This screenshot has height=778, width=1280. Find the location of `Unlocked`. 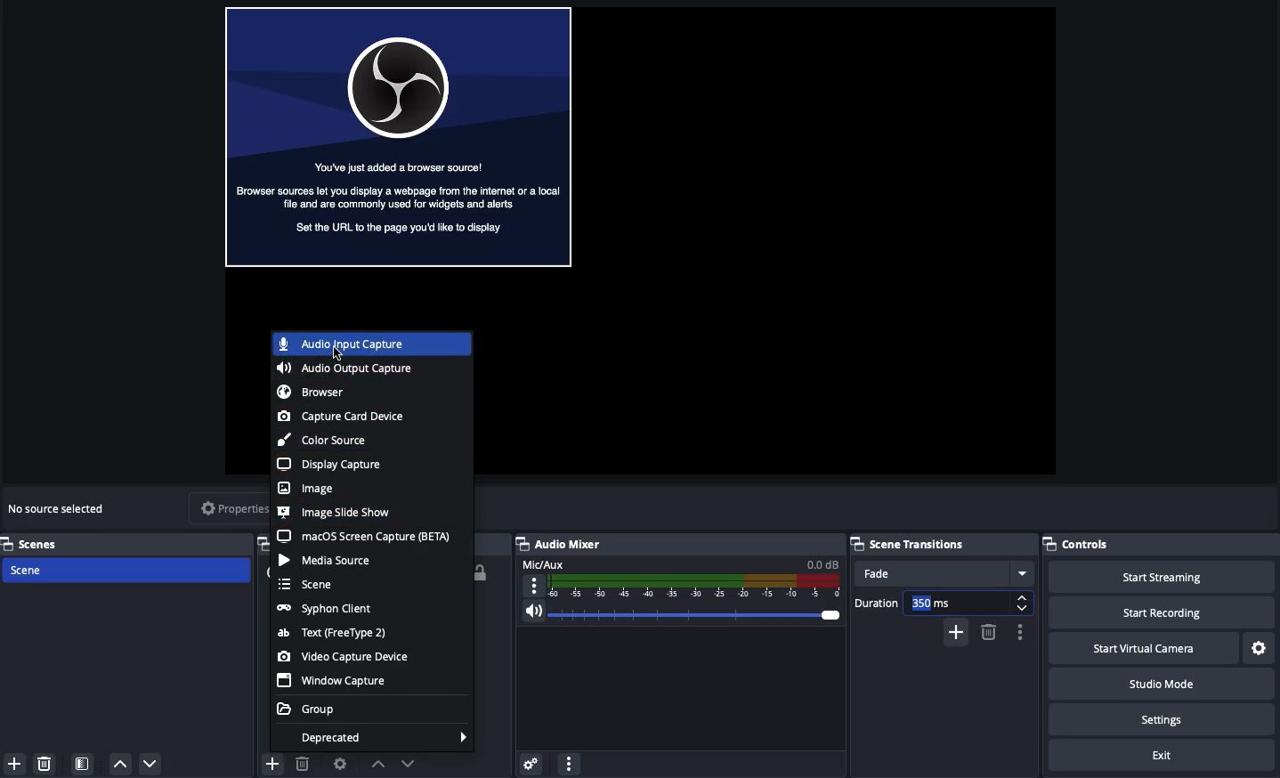

Unlocked is located at coordinates (482, 571).